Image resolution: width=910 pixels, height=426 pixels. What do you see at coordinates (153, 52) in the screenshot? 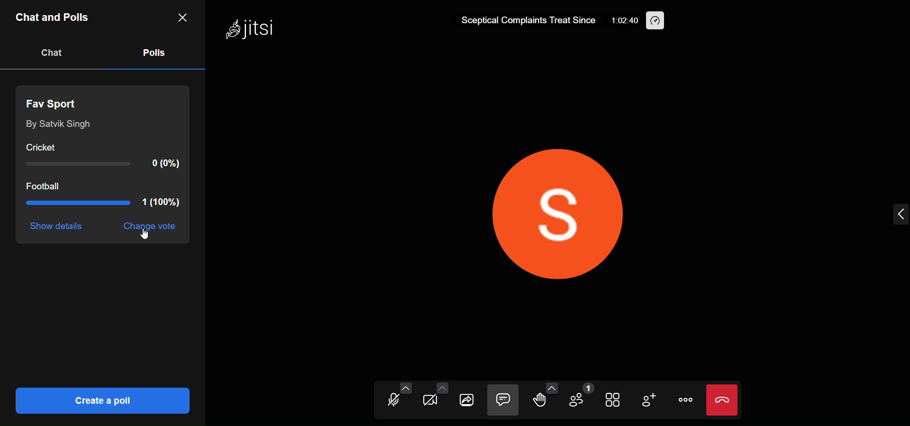
I see `polls` at bounding box center [153, 52].